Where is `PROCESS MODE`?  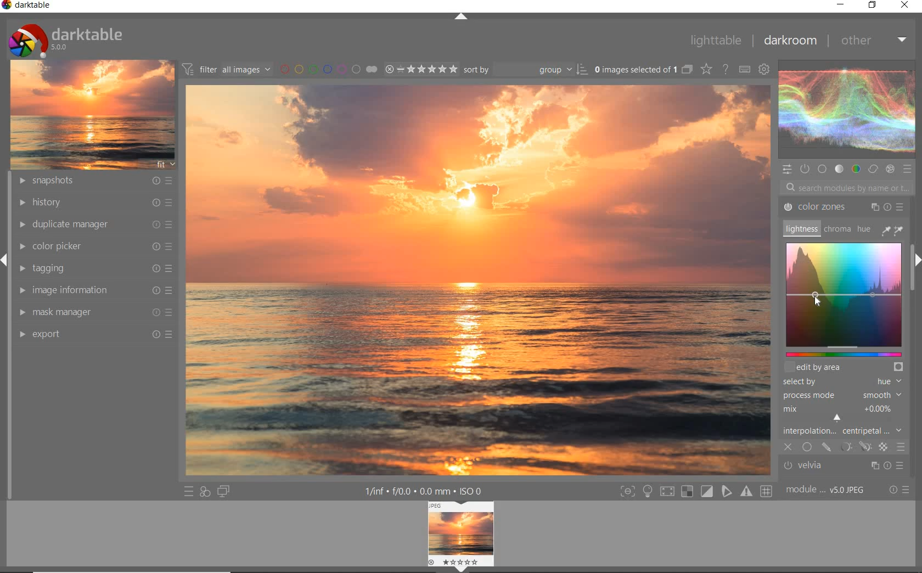
PROCESS MODE is located at coordinates (844, 395).